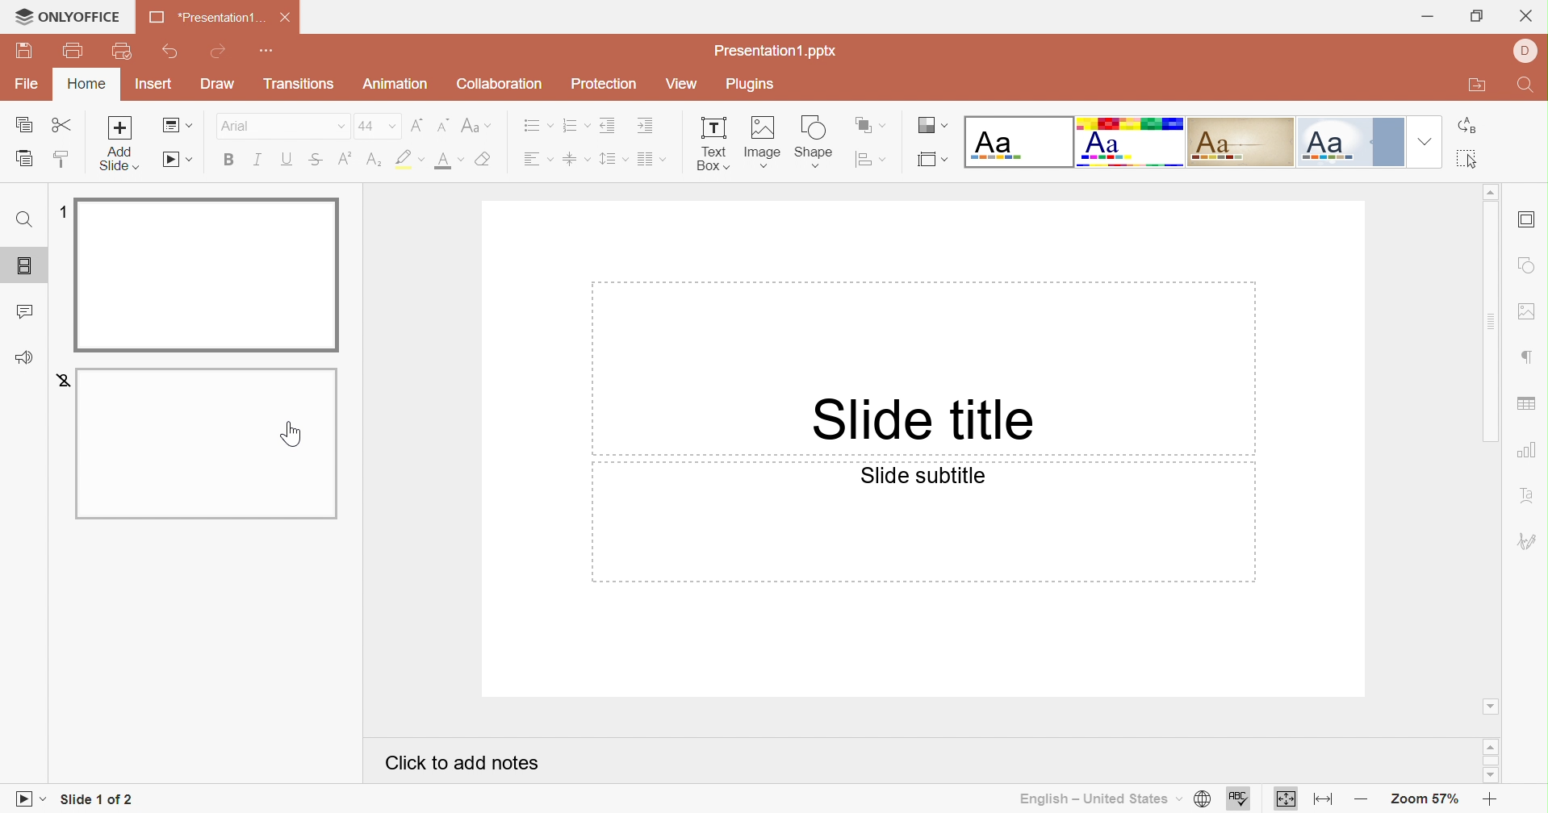 This screenshot has height=813, width=1548. What do you see at coordinates (68, 16) in the screenshot?
I see `ONLYOFFICE` at bounding box center [68, 16].